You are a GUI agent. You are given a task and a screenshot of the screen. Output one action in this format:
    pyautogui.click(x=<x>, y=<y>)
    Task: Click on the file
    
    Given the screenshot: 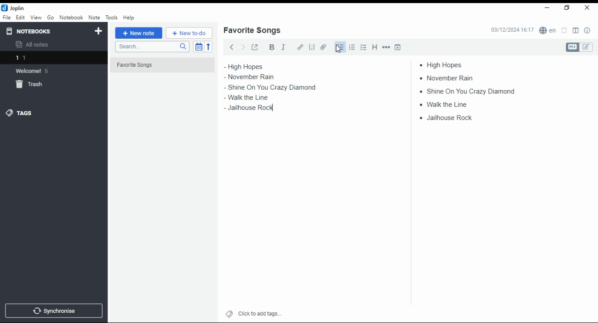 What is the action you would take?
    pyautogui.click(x=7, y=17)
    